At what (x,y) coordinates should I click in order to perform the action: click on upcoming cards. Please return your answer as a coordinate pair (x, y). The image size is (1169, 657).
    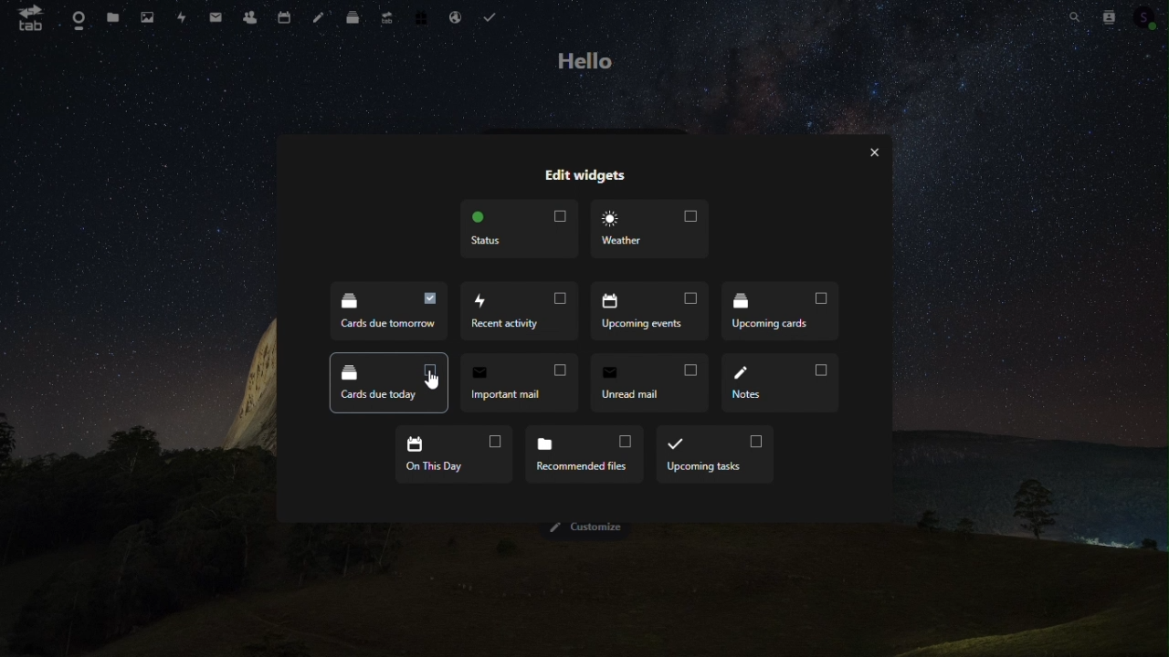
    Looking at the image, I should click on (780, 309).